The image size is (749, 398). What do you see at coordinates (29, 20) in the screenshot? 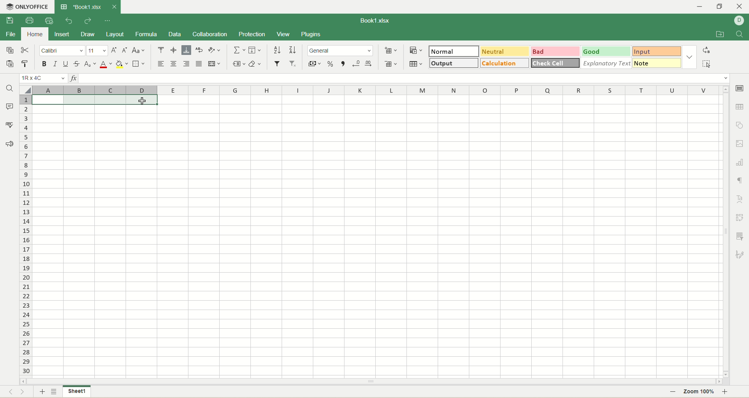
I see `print` at bounding box center [29, 20].